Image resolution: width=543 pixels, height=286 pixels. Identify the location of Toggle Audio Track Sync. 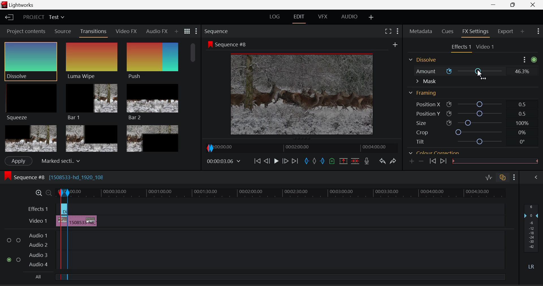
(503, 178).